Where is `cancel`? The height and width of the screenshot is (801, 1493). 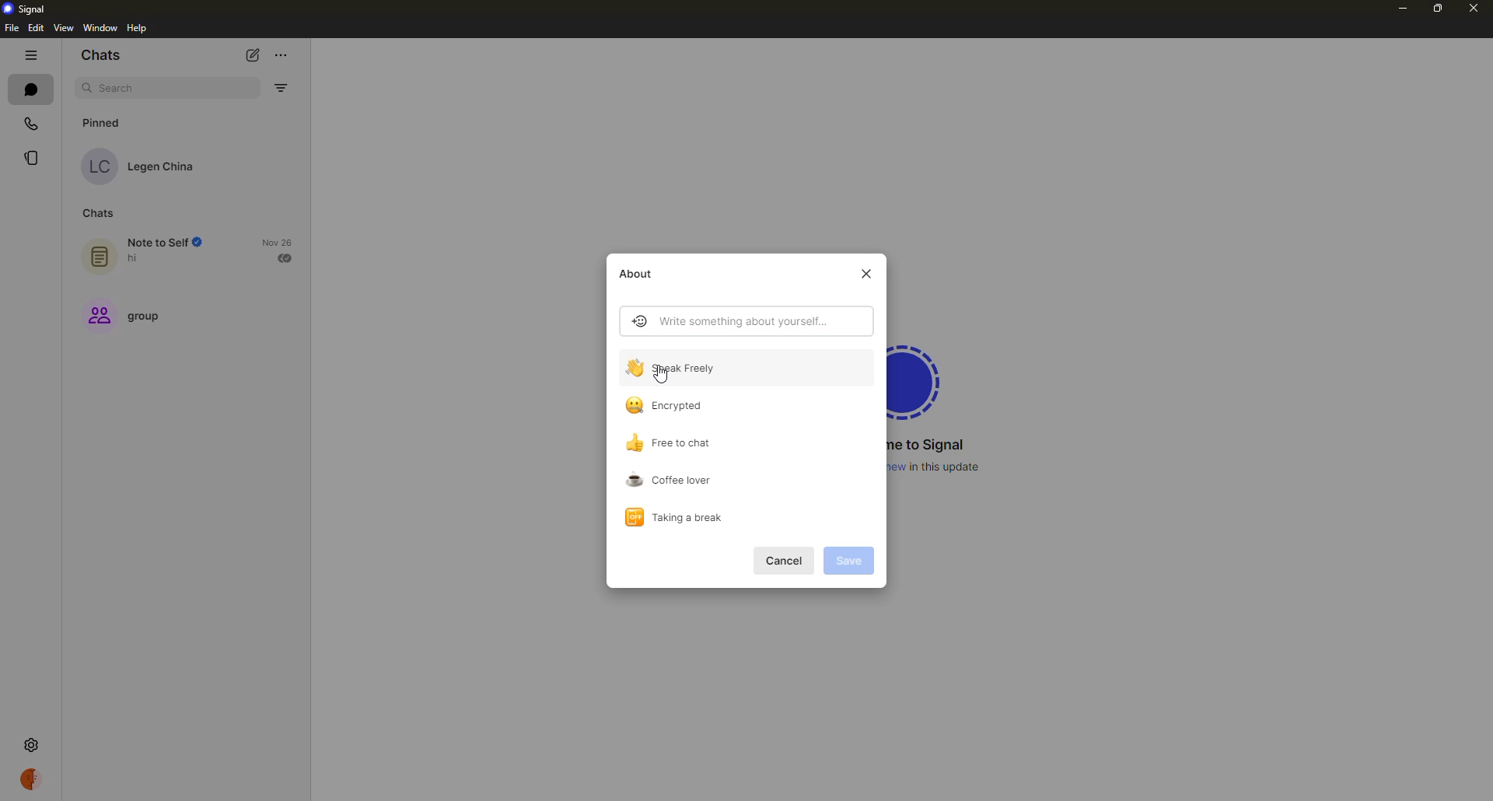 cancel is located at coordinates (786, 561).